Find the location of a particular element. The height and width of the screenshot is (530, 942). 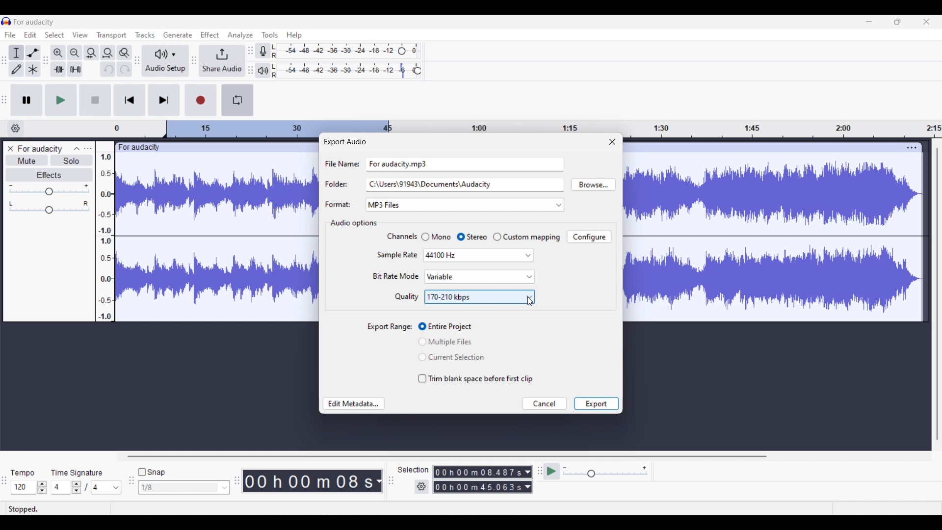

Input time signature is located at coordinates (60, 487).